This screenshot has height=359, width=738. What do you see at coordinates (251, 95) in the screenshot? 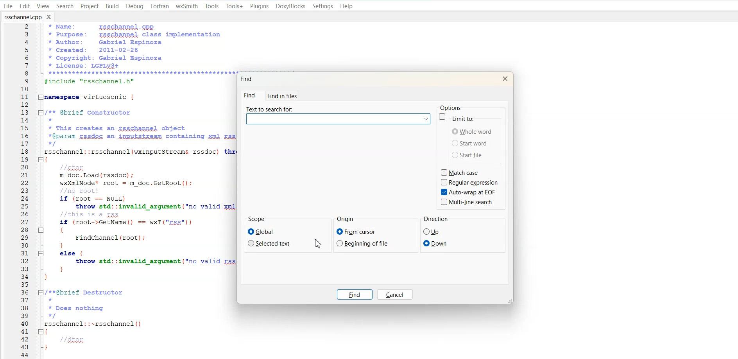
I see `Find` at bounding box center [251, 95].